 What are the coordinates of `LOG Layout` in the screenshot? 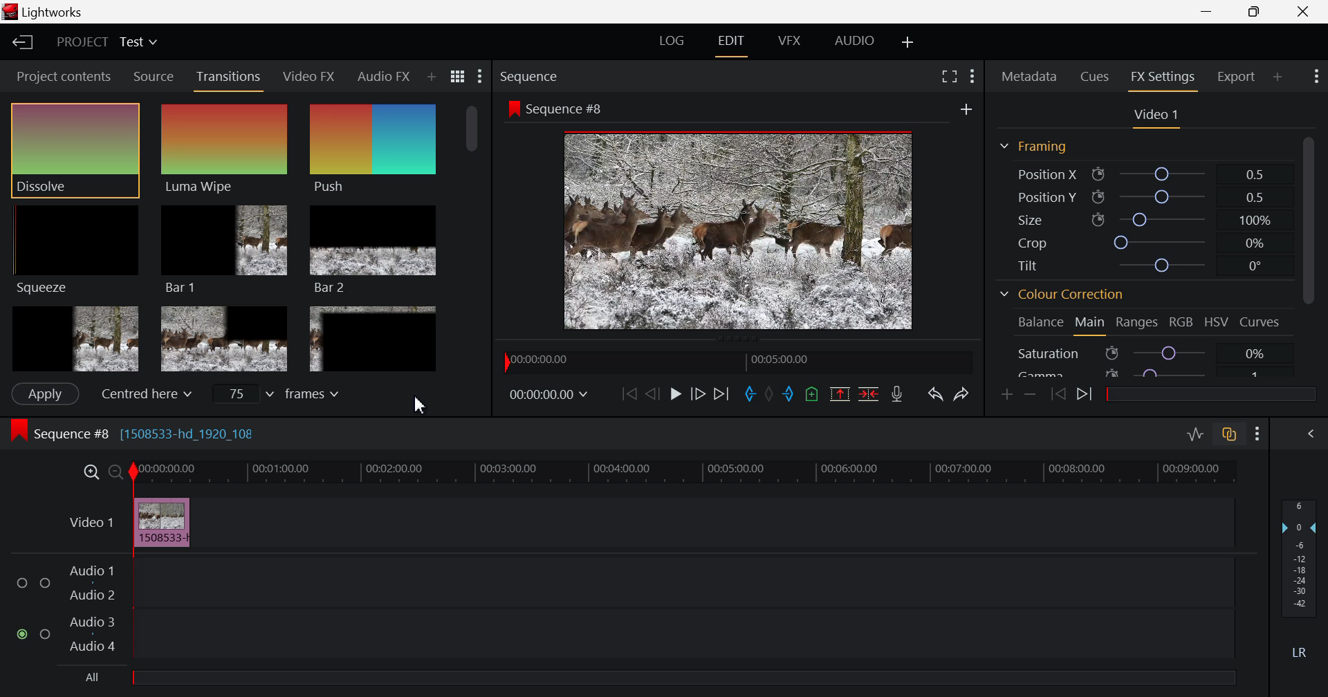 It's located at (674, 41).